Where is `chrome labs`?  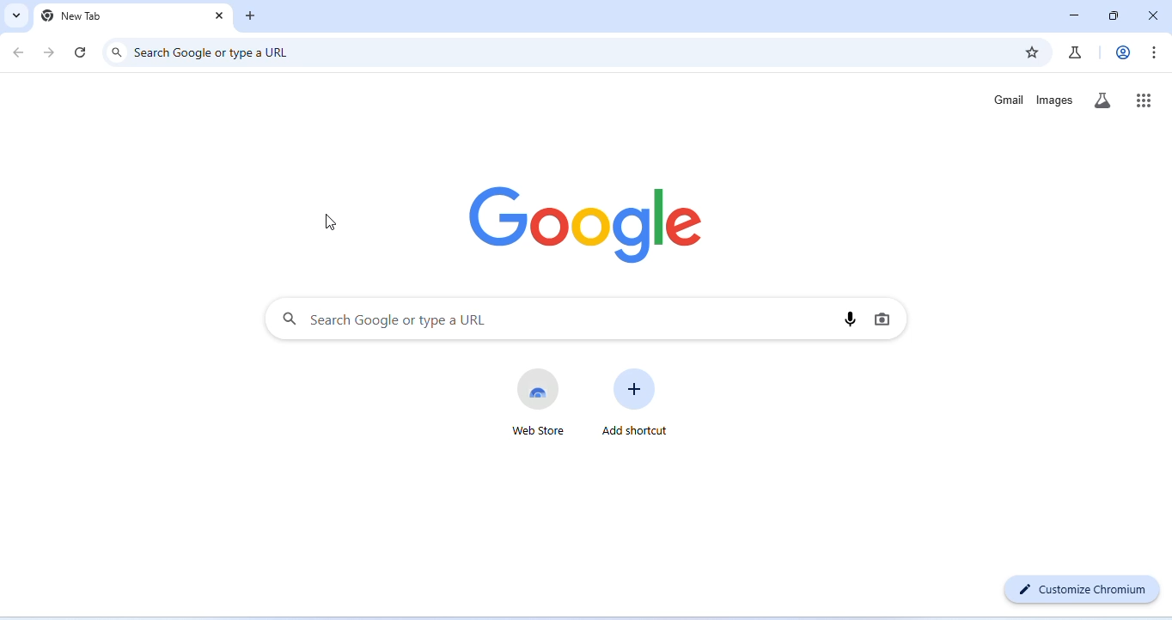
chrome labs is located at coordinates (1075, 52).